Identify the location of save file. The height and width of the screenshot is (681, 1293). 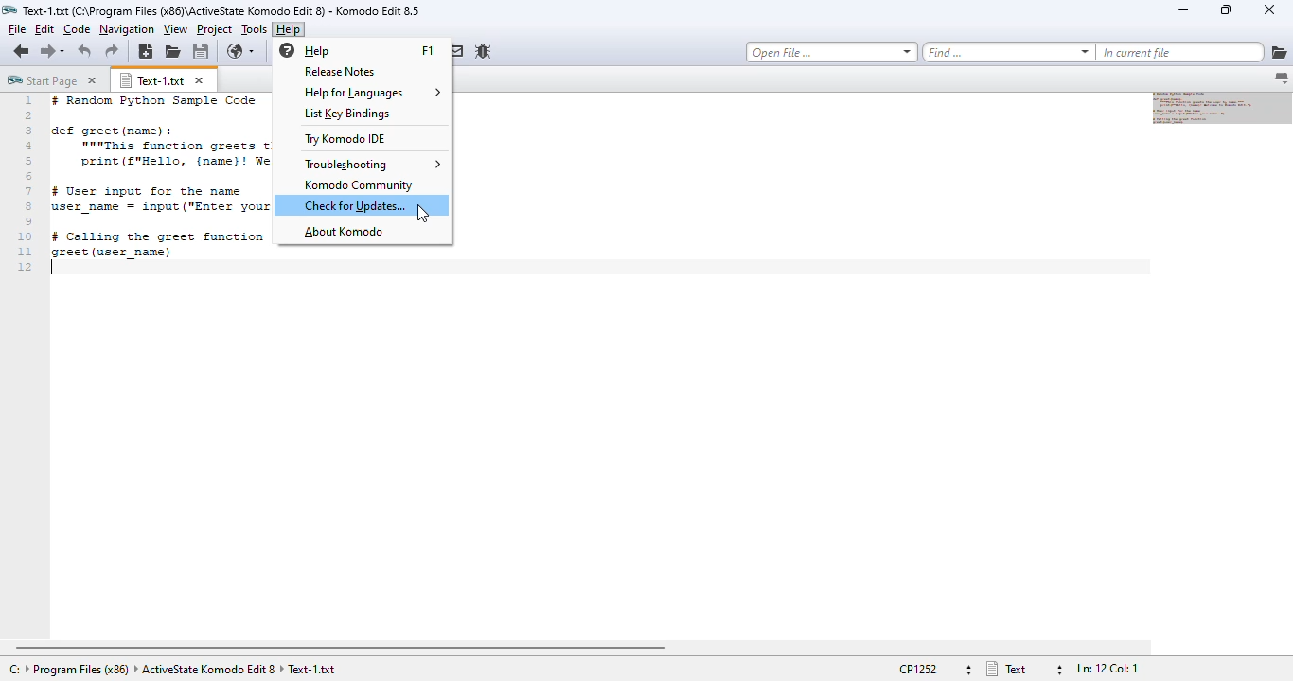
(201, 52).